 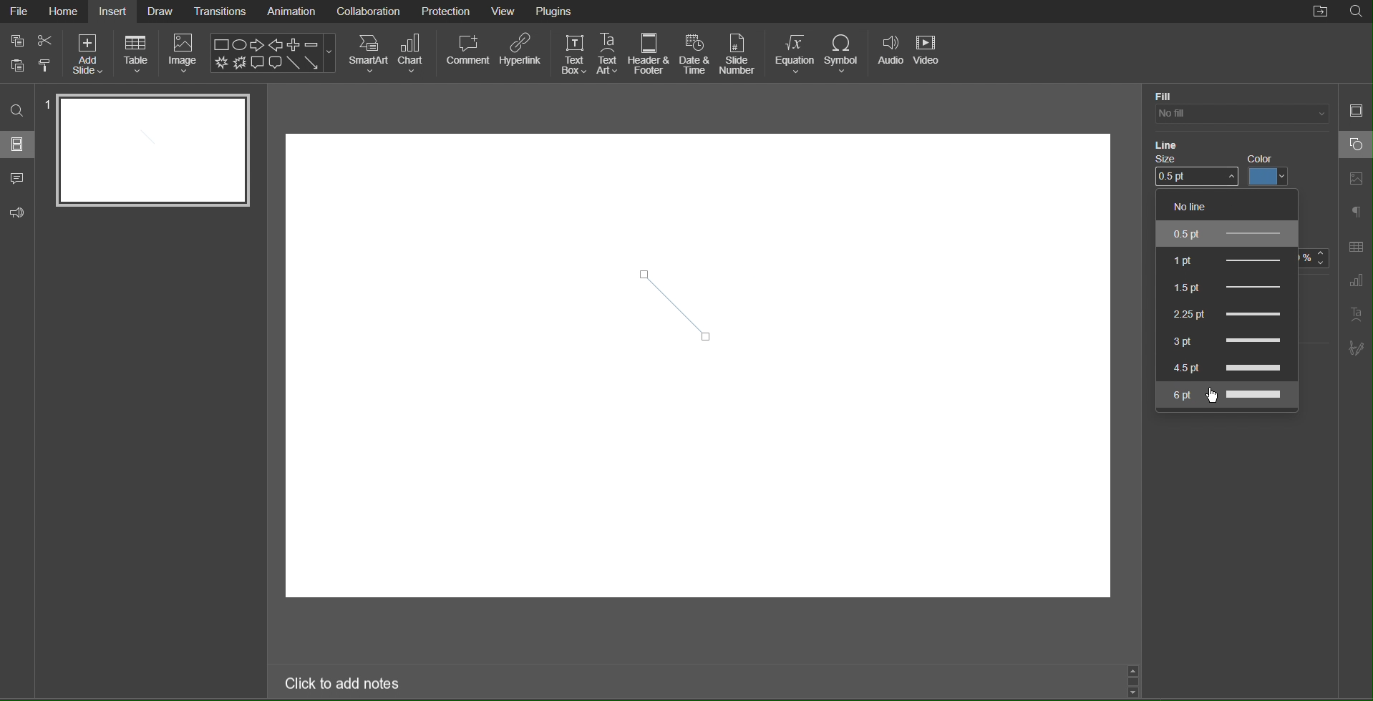 What do you see at coordinates (1356, 180) in the screenshot?
I see `Image Settings` at bounding box center [1356, 180].